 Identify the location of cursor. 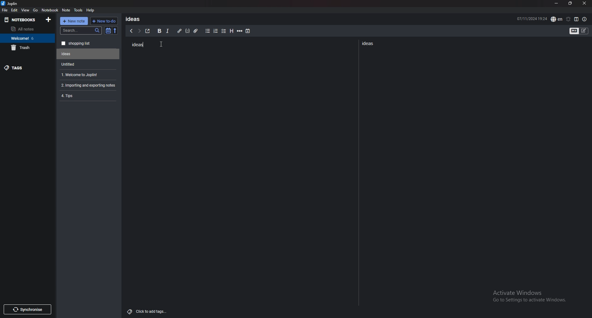
(164, 44).